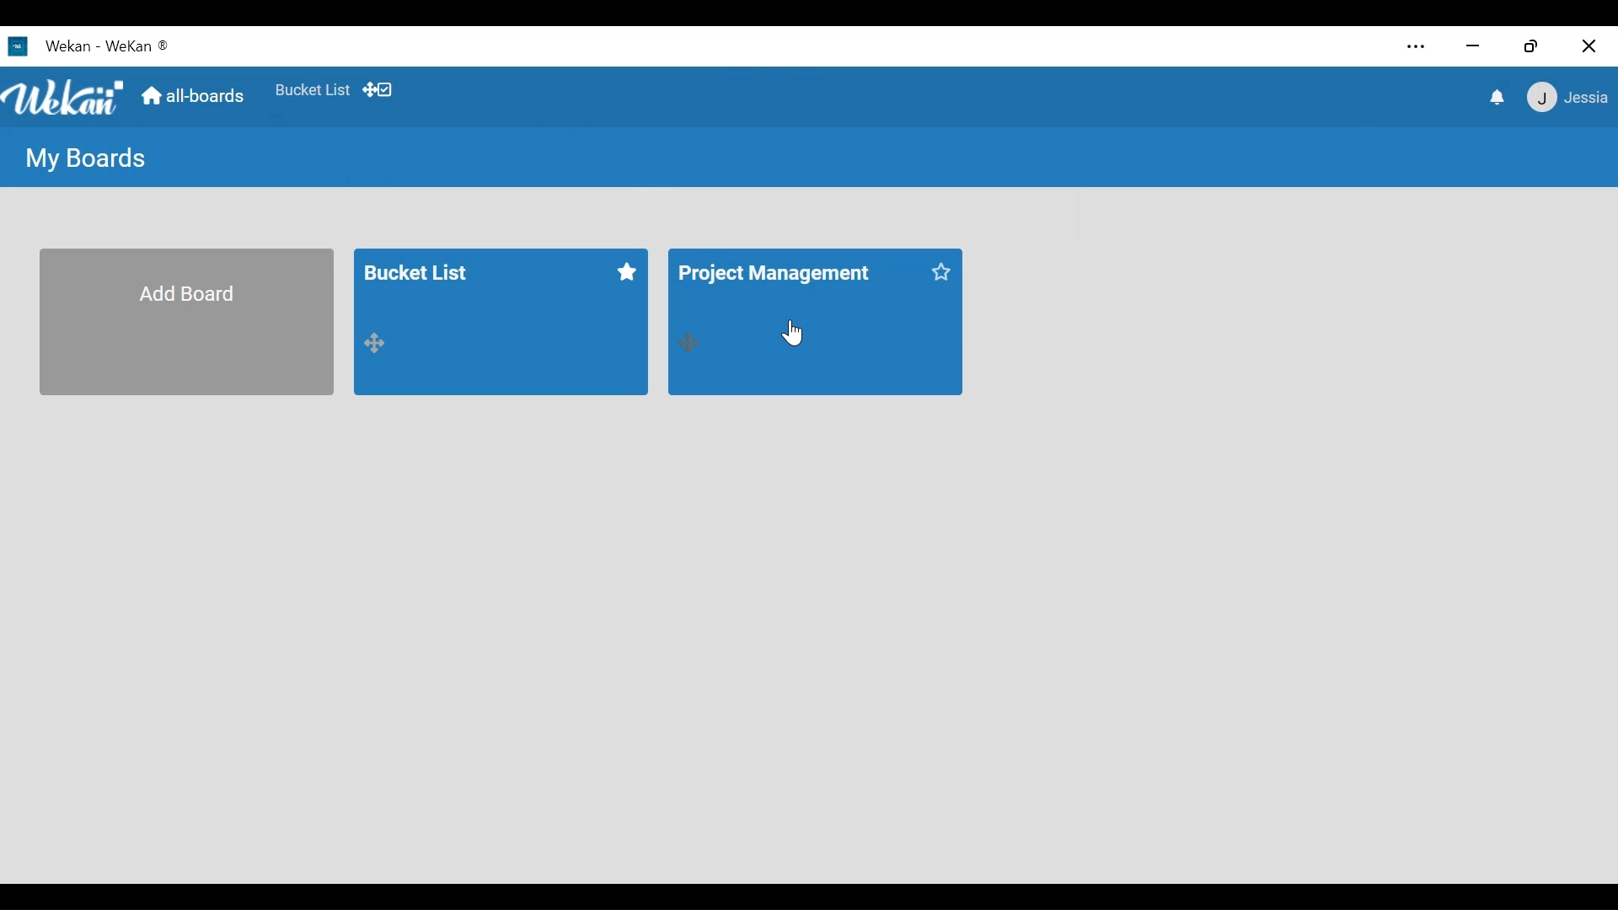 Image resolution: width=1618 pixels, height=910 pixels. I want to click on My Board, so click(88, 159).